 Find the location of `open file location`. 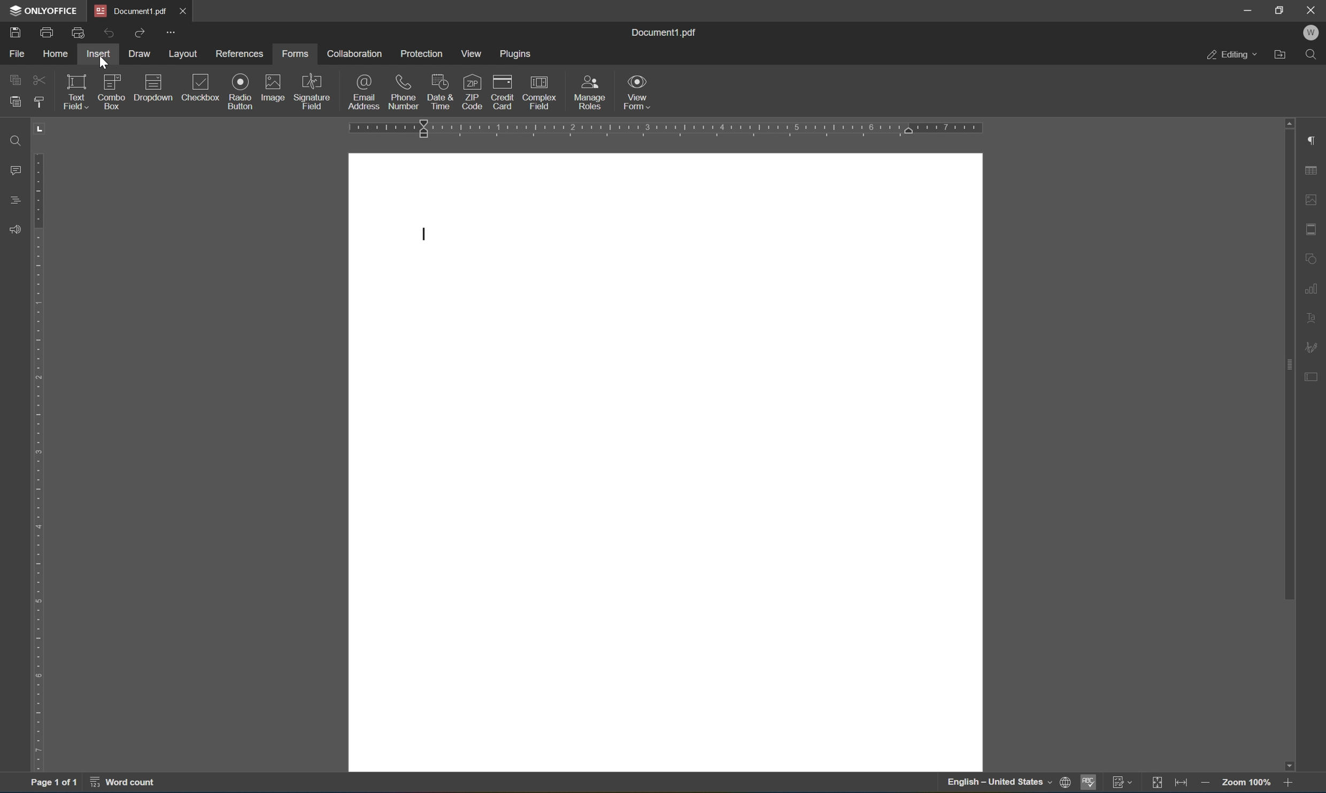

open file location is located at coordinates (1283, 56).